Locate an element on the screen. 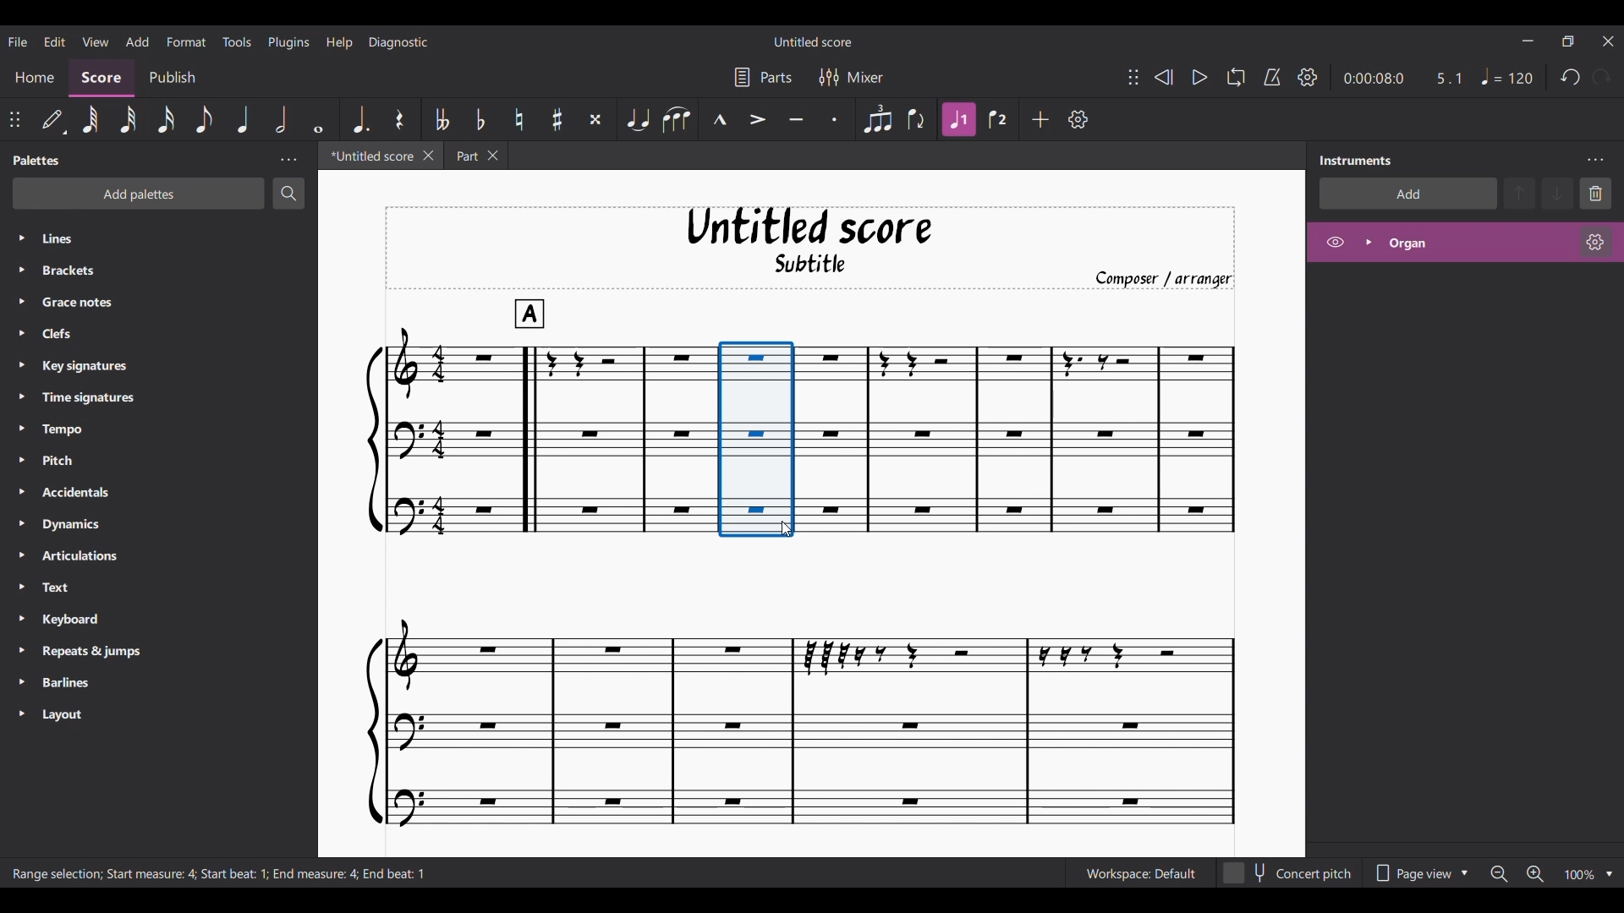 This screenshot has width=1624, height=913. Whole note is located at coordinates (320, 120).